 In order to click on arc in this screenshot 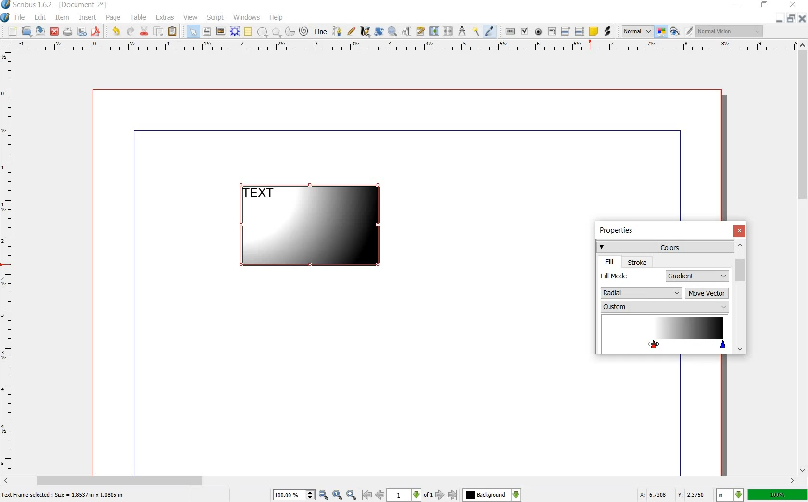, I will do `click(289, 31)`.